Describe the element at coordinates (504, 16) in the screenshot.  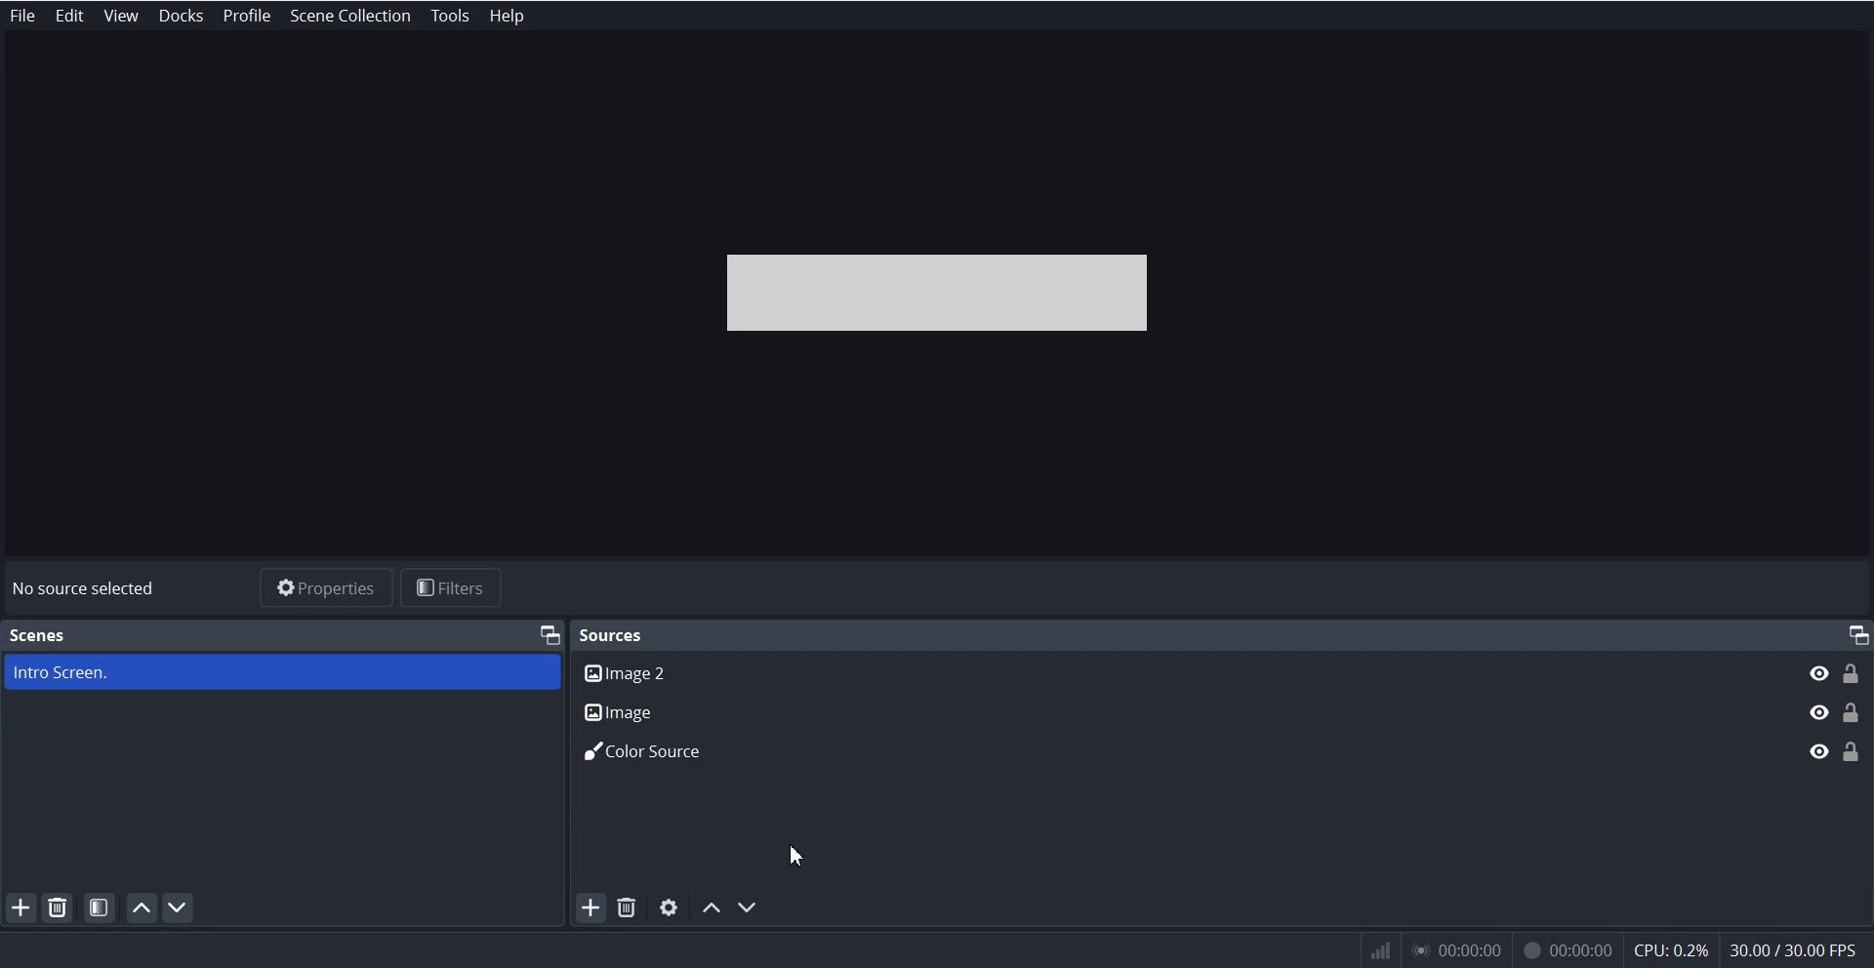
I see `Help` at that location.